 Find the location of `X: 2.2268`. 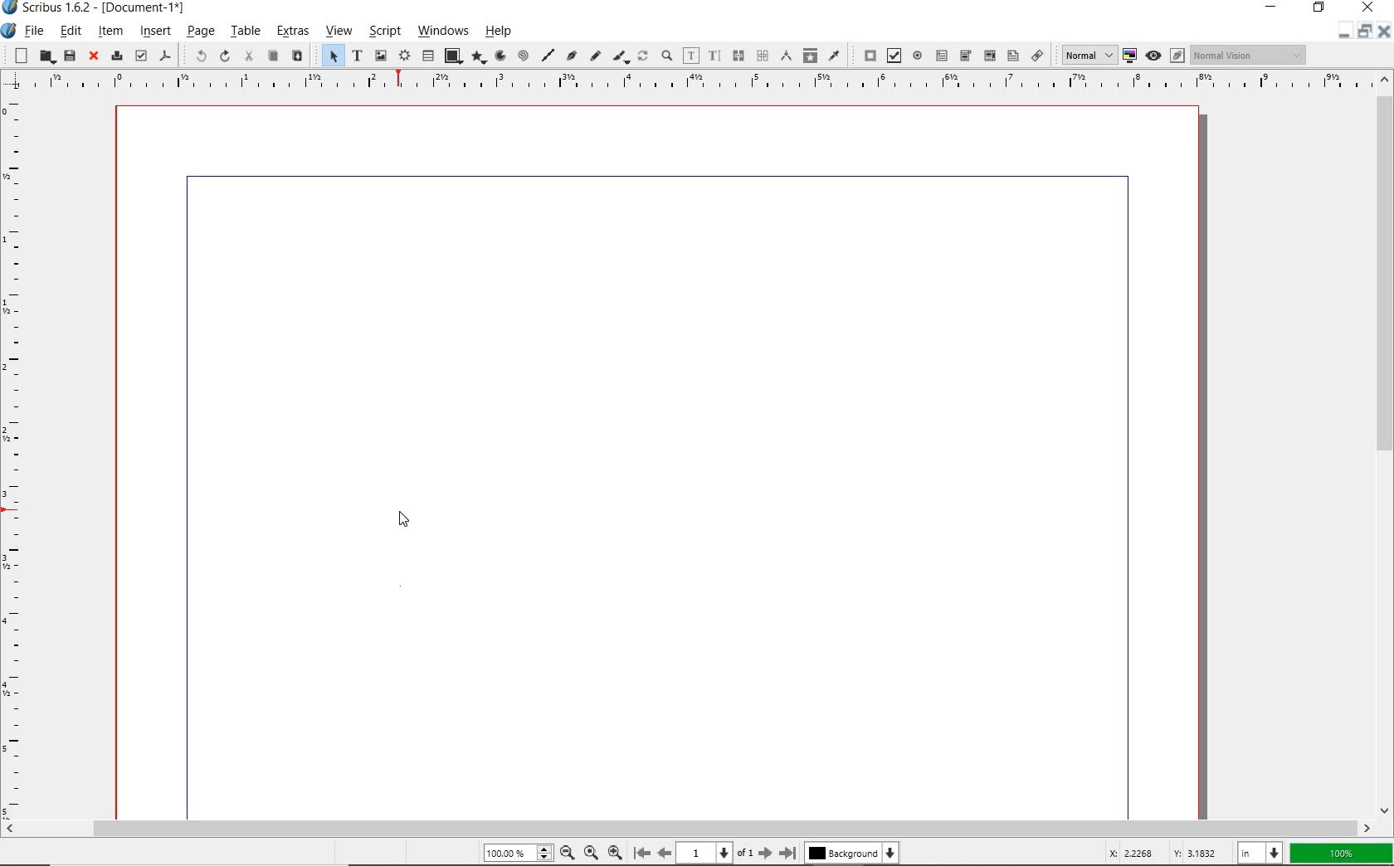

X: 2.2268 is located at coordinates (1134, 853).